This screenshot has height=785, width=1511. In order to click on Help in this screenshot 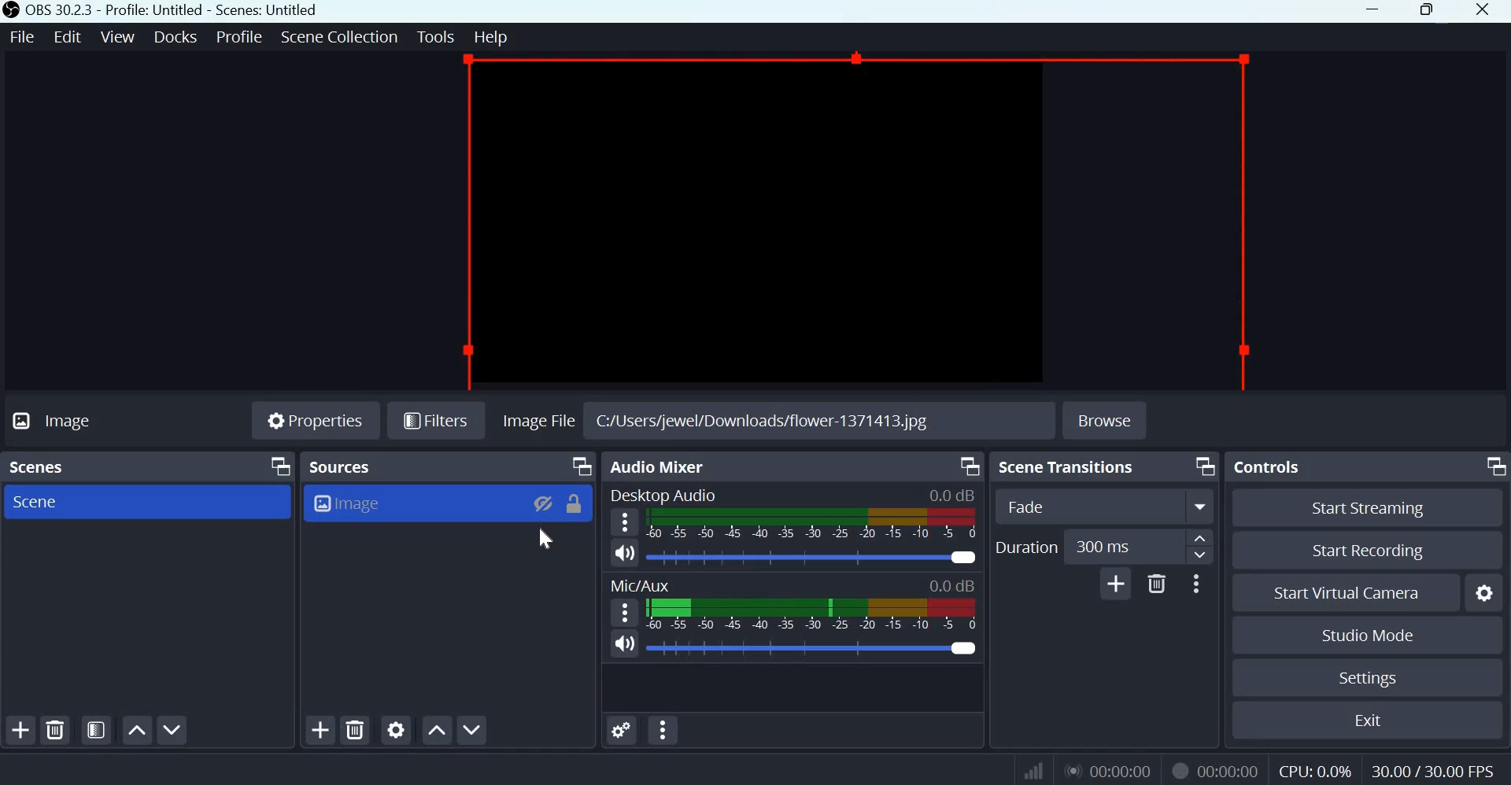, I will do `click(493, 36)`.